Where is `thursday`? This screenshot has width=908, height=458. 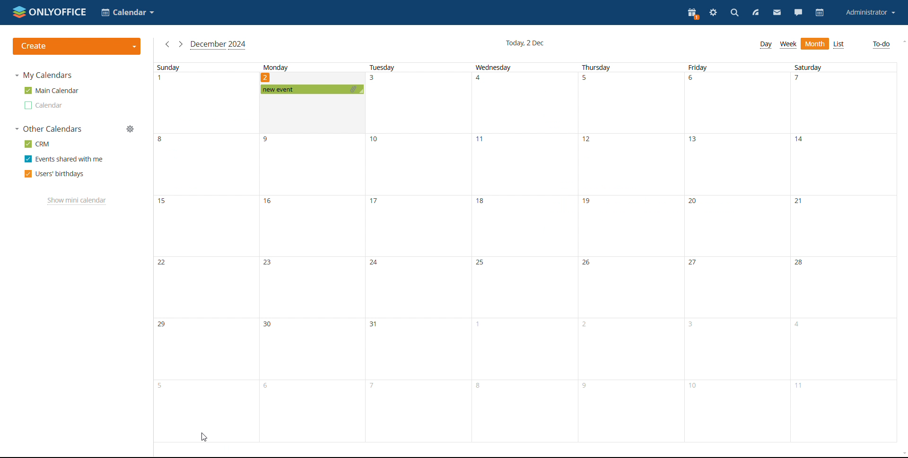
thursday is located at coordinates (631, 252).